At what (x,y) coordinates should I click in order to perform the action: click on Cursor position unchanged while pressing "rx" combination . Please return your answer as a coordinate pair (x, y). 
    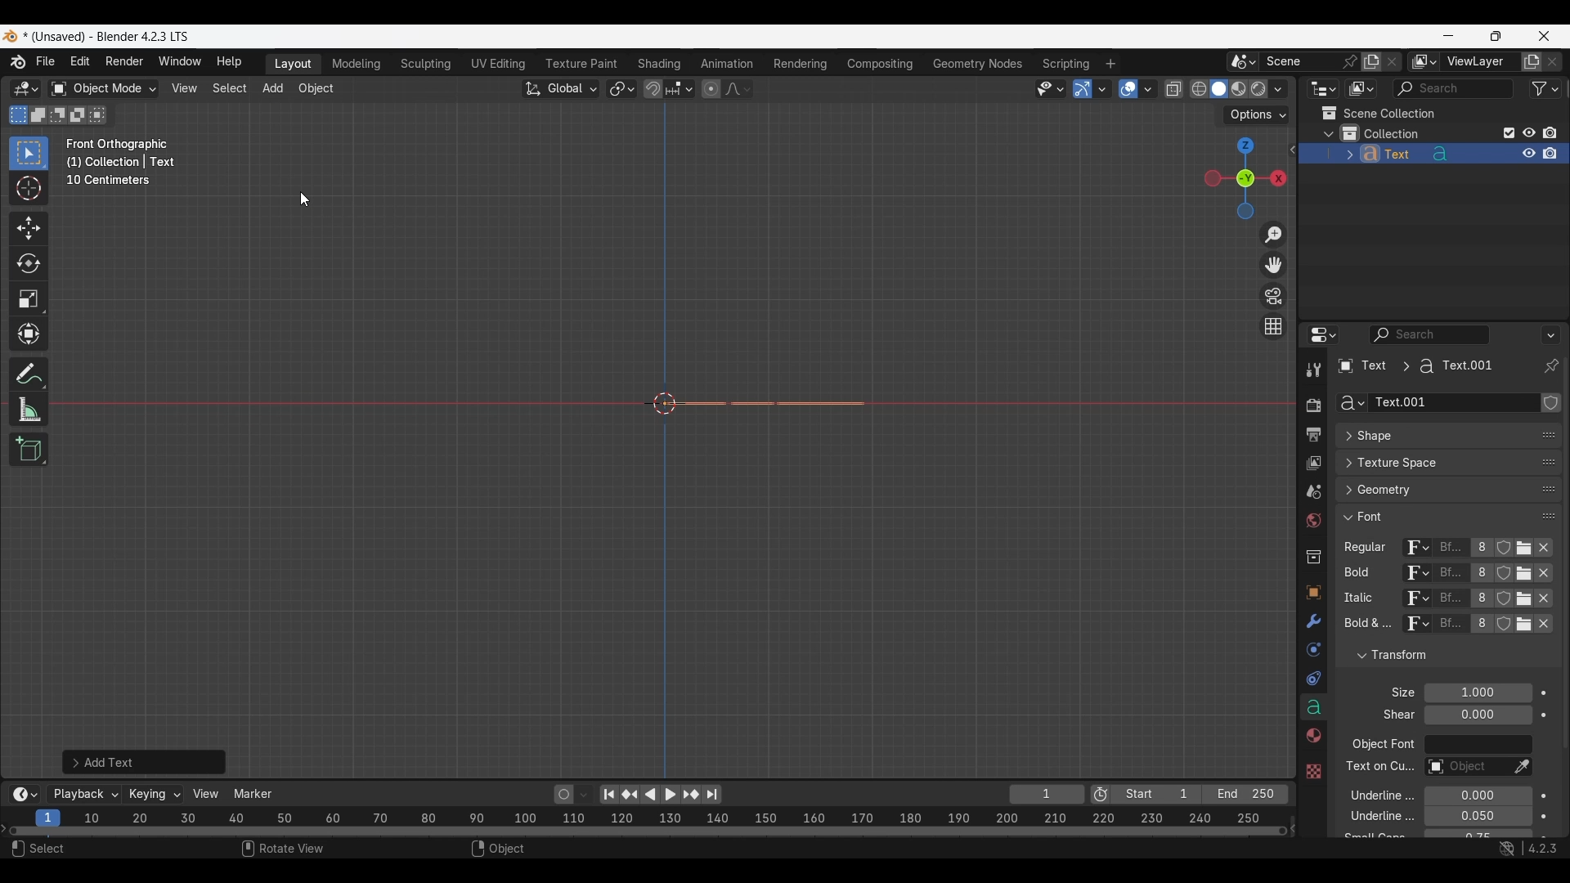
    Looking at the image, I should click on (304, 199).